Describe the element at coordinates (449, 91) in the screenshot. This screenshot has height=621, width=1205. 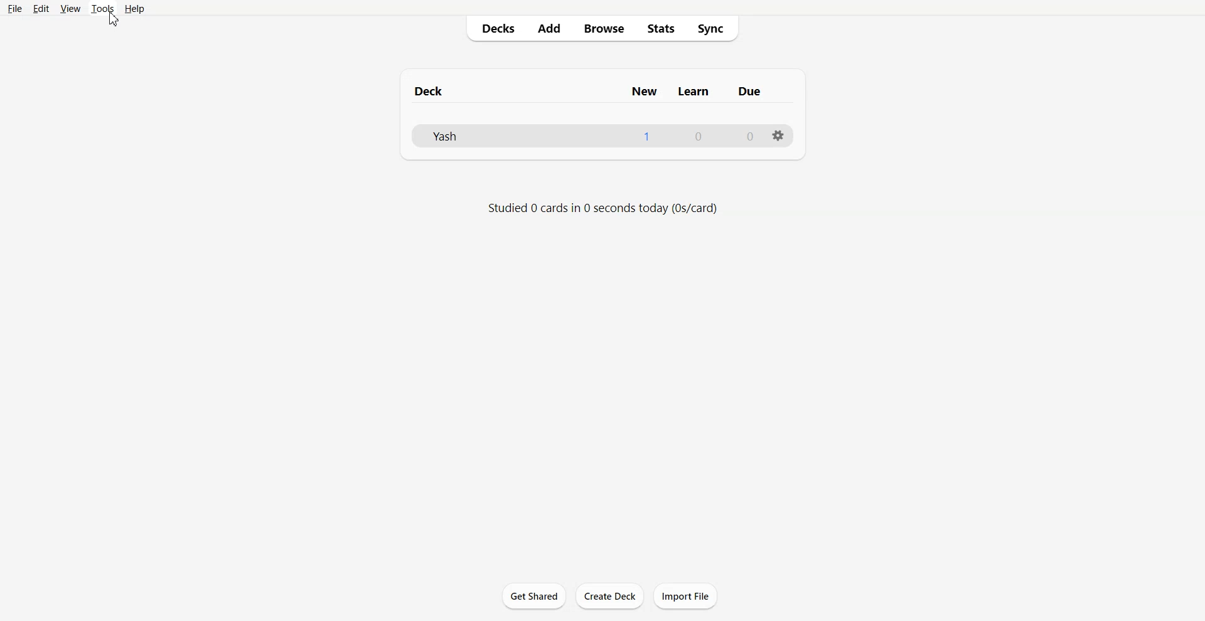
I see `deck` at that location.